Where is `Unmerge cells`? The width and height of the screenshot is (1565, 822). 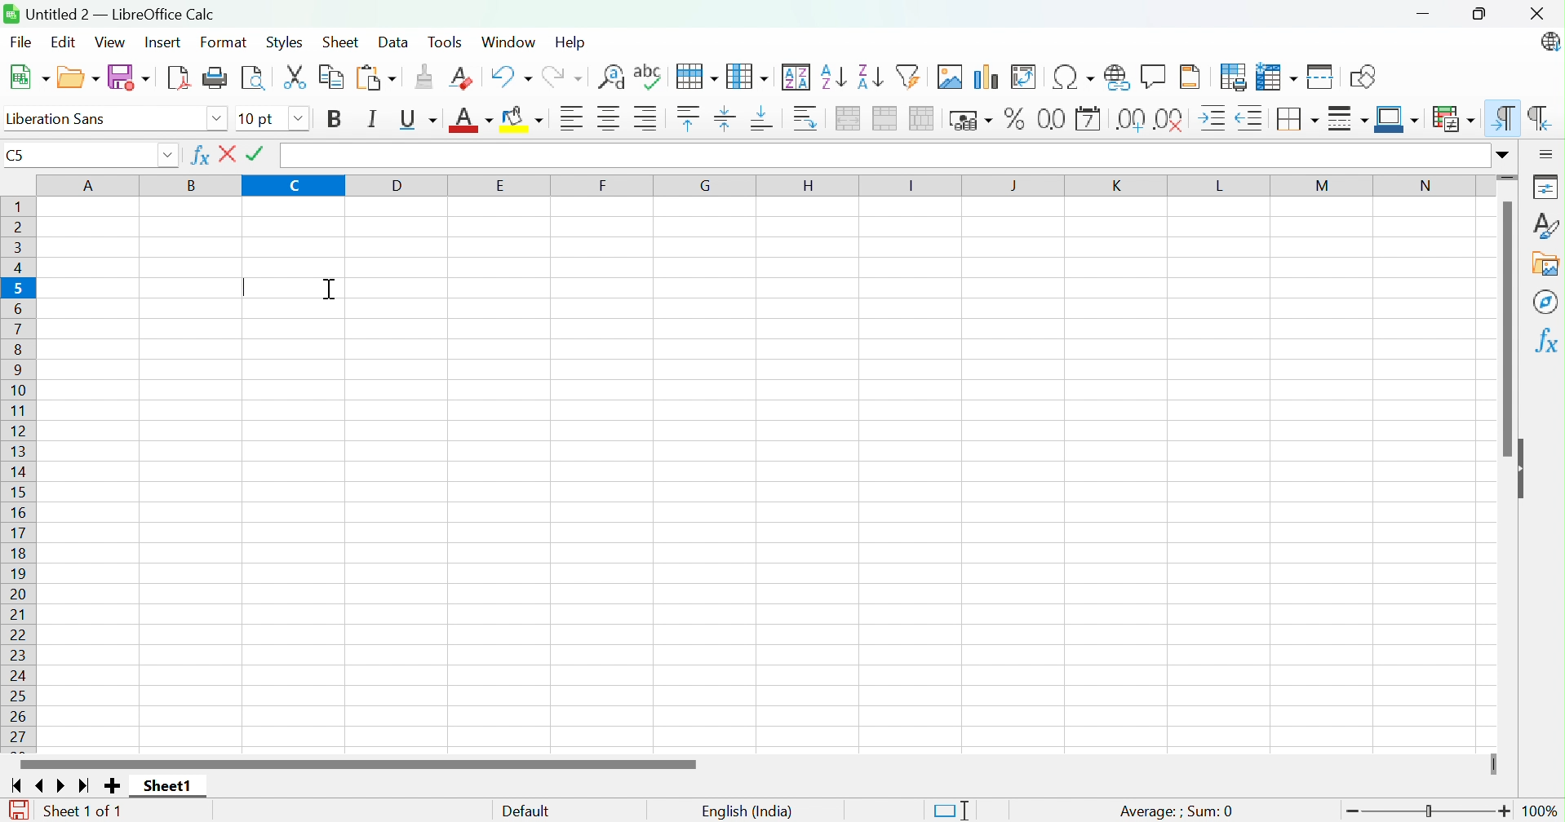
Unmerge cells is located at coordinates (923, 118).